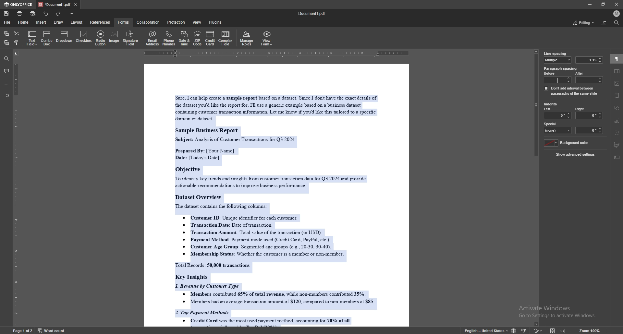 The image size is (623, 334). I want to click on locate file, so click(604, 23).